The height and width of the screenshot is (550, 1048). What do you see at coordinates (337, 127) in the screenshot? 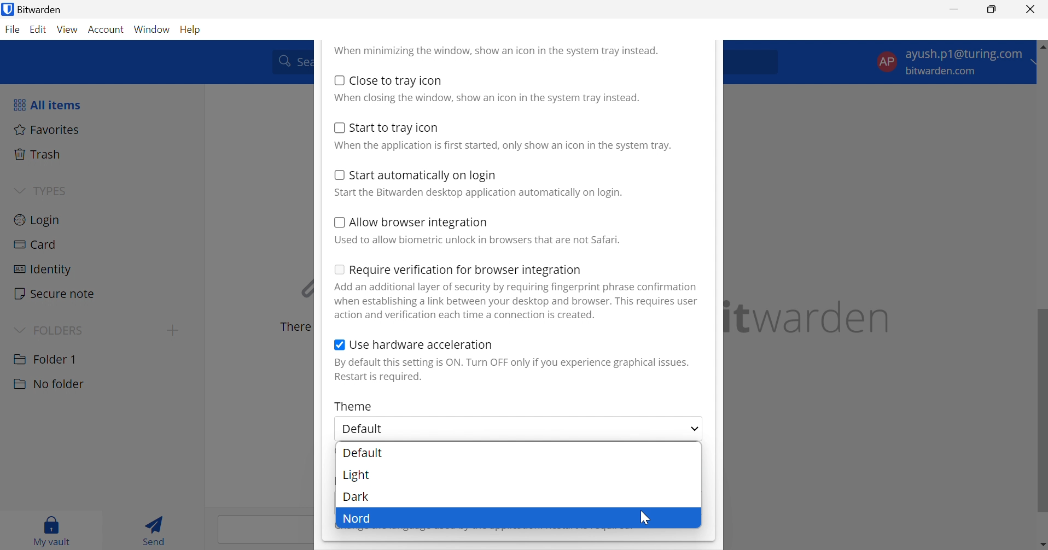
I see `Checkbox` at bounding box center [337, 127].